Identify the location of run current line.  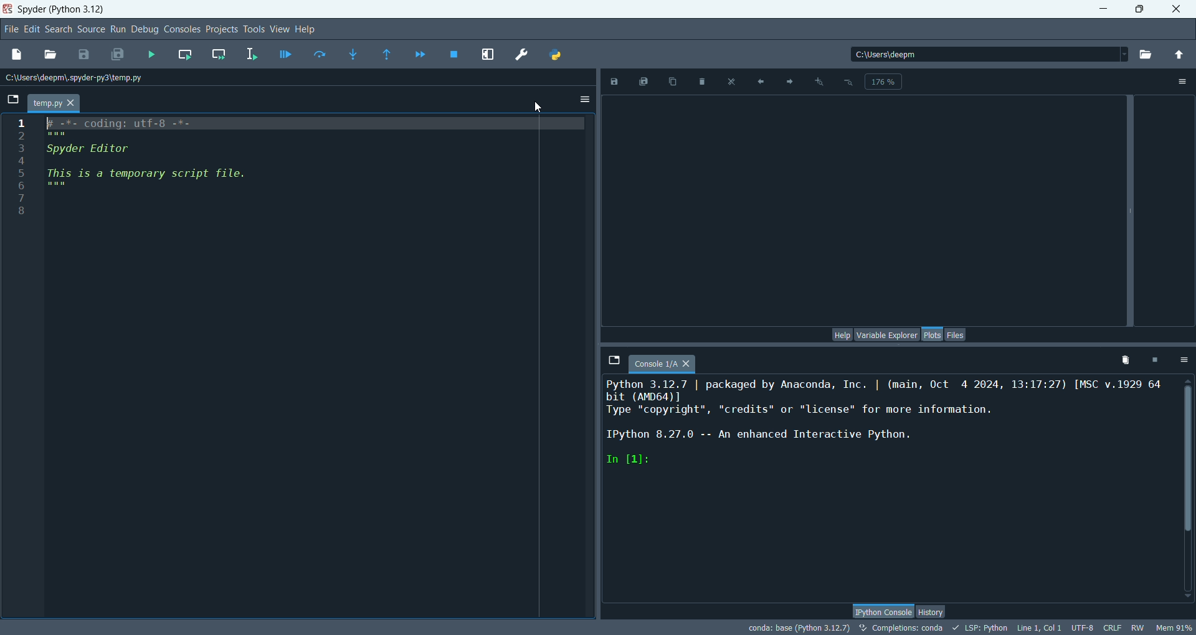
(318, 54).